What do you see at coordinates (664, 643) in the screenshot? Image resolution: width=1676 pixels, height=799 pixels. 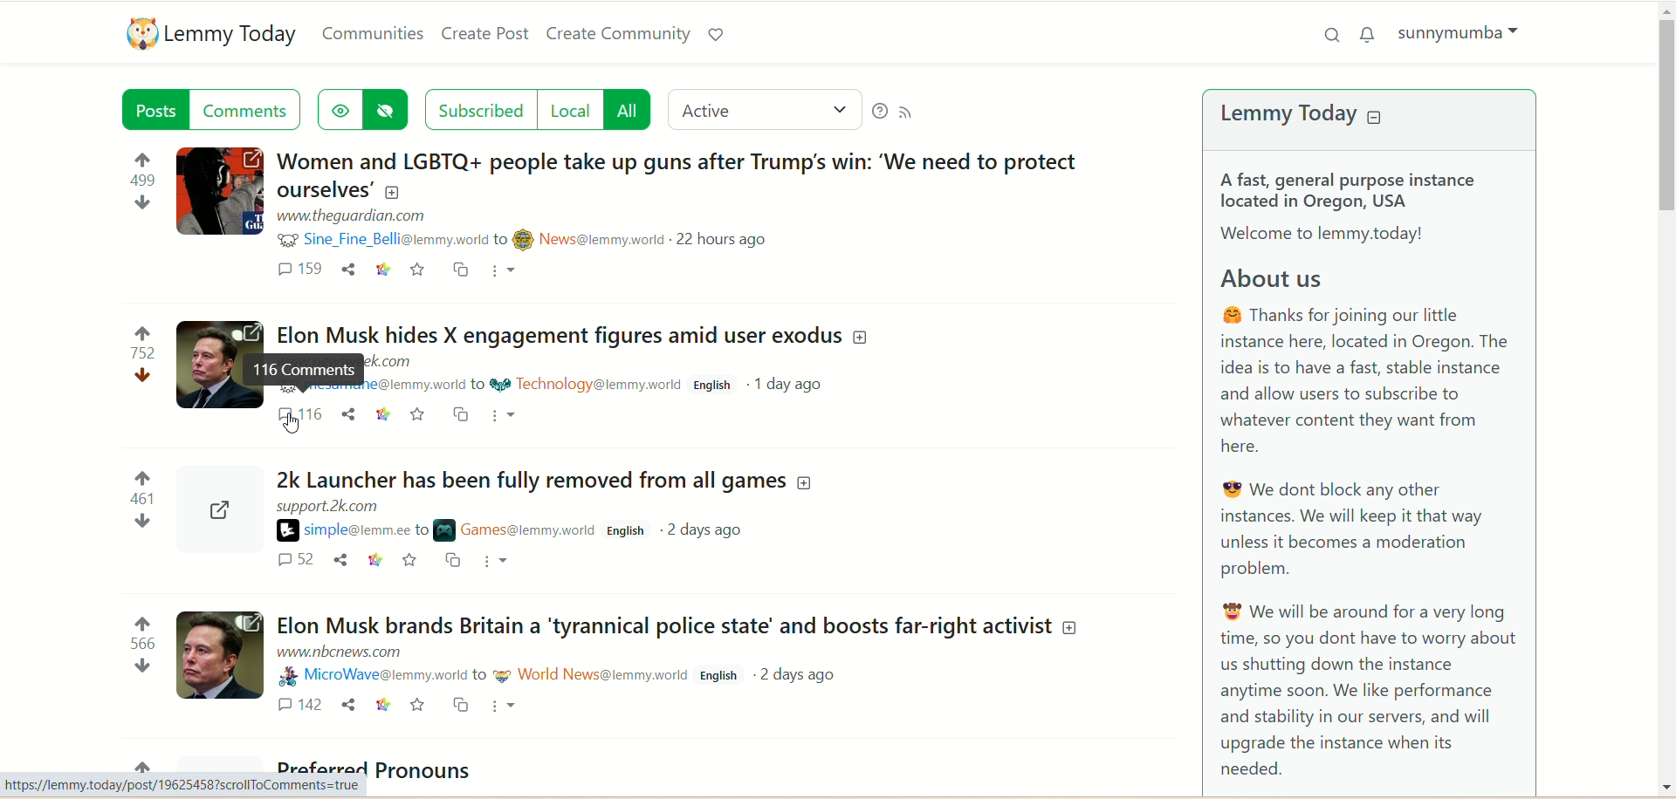 I see `Elon Musk brands Britain a ‘tyrannical police state’ and boosts far-right activist
www.nbcnews.com
& MicroWave@lemmy.world to %g World News@lemmy.world English - 2 days ago` at bounding box center [664, 643].